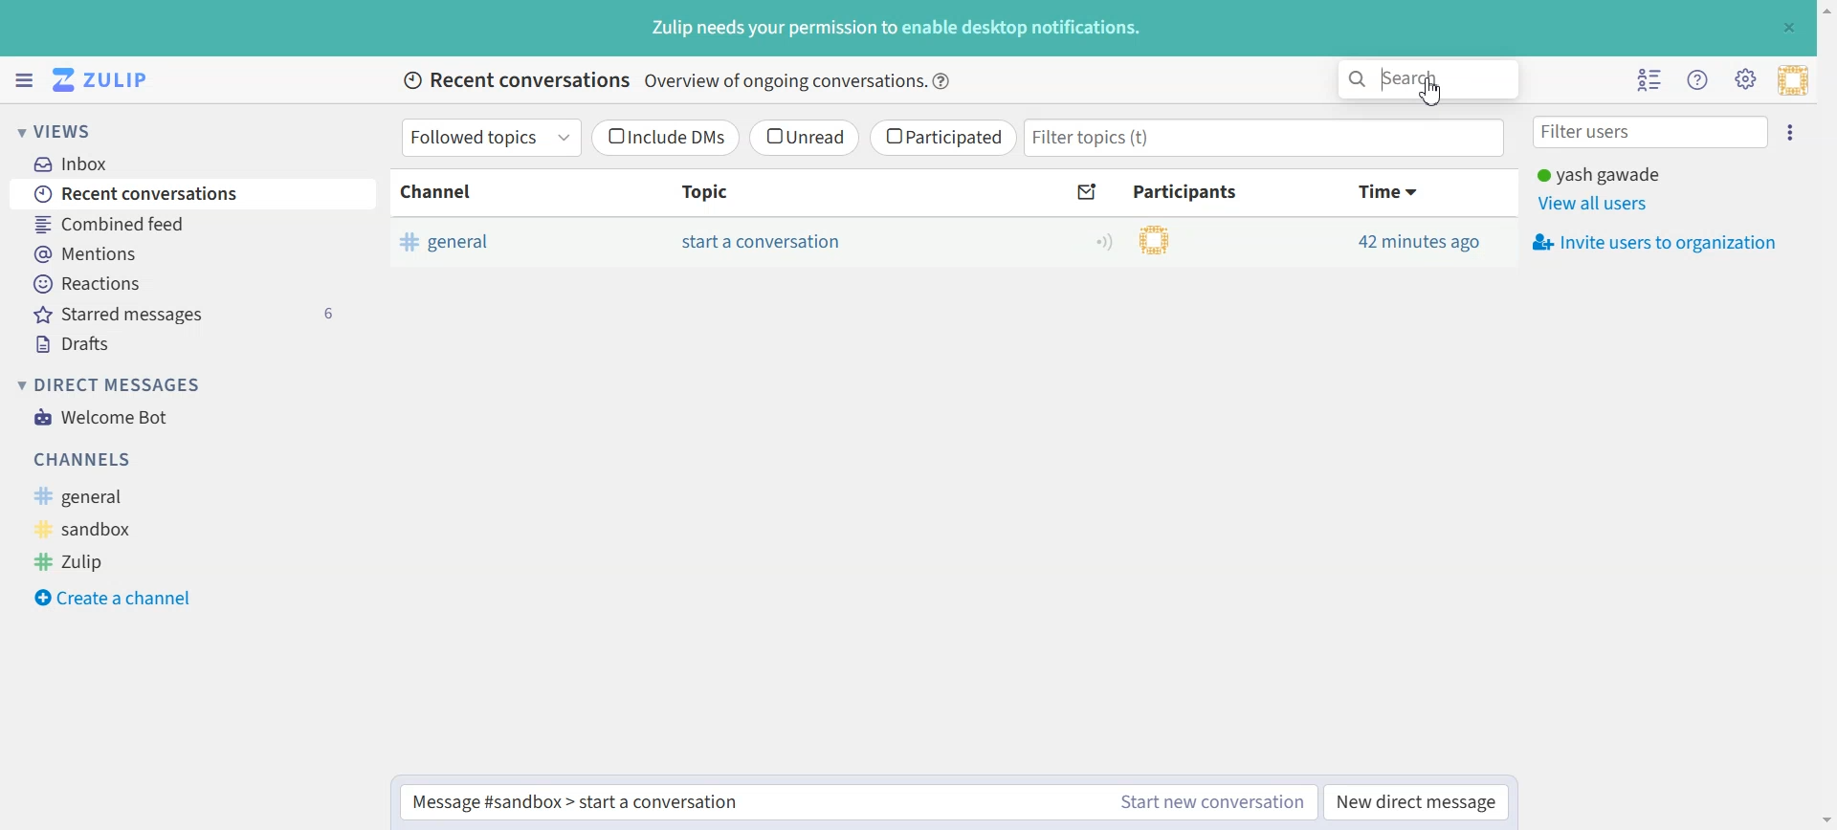 This screenshot has height=830, width=1837. Describe the element at coordinates (110, 527) in the screenshot. I see `sandbox` at that location.